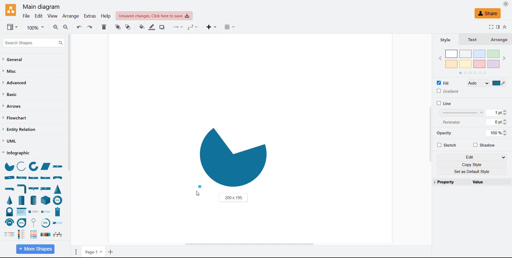  Describe the element at coordinates (46, 200) in the screenshot. I see `cube` at that location.